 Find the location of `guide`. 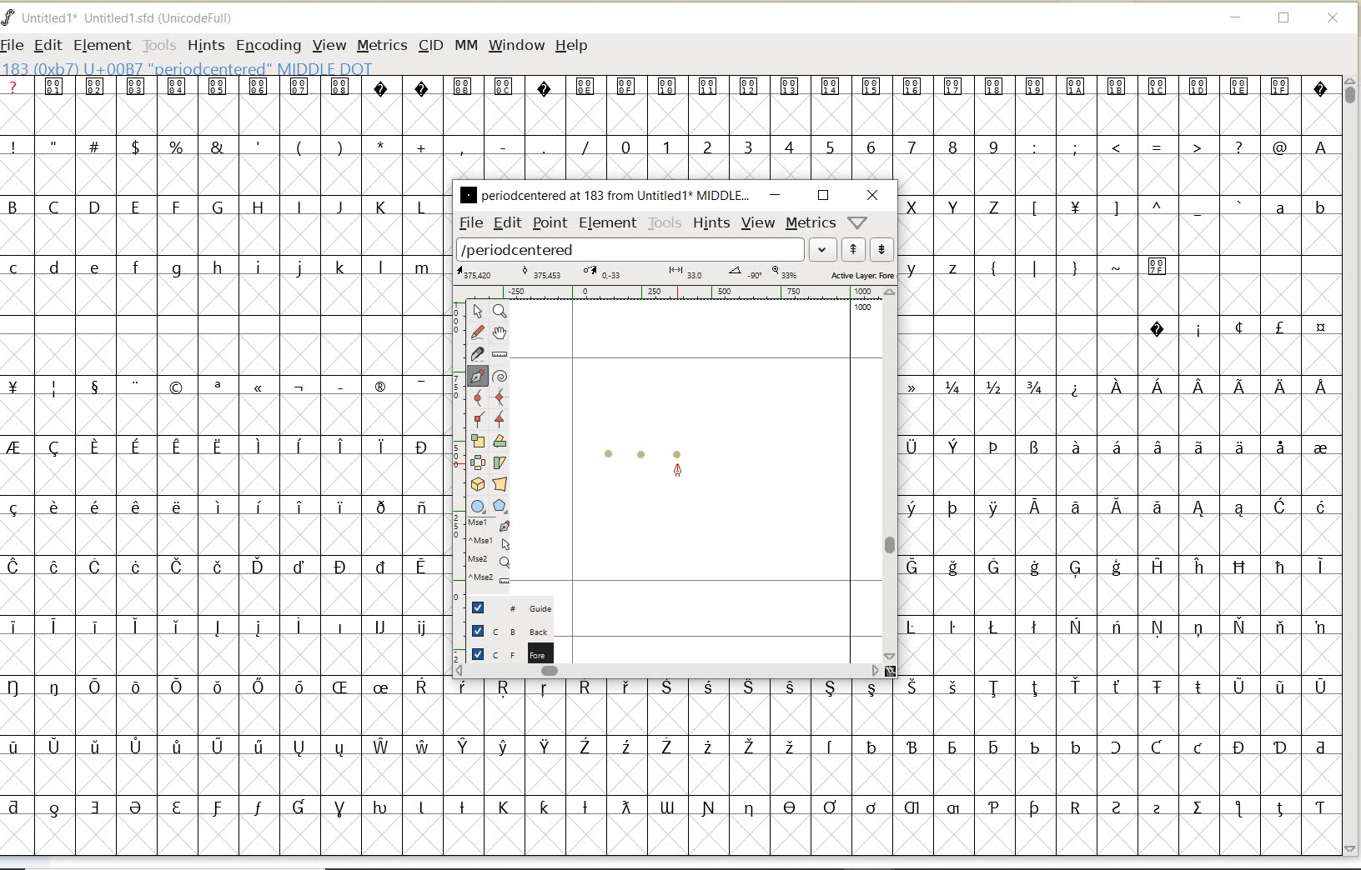

guide is located at coordinates (506, 608).